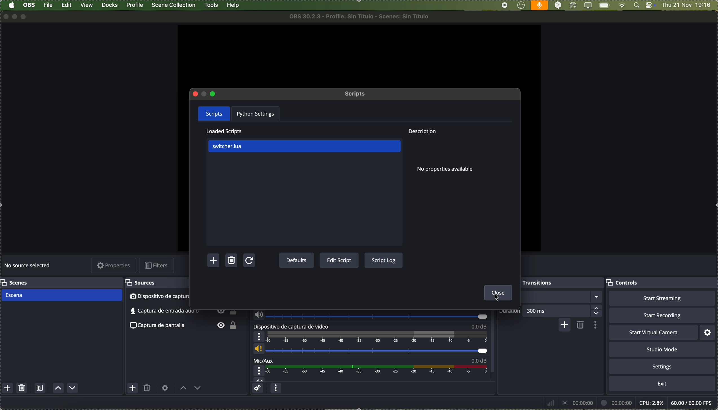 Image resolution: width=718 pixels, height=410 pixels. What do you see at coordinates (232, 261) in the screenshot?
I see `delete script` at bounding box center [232, 261].